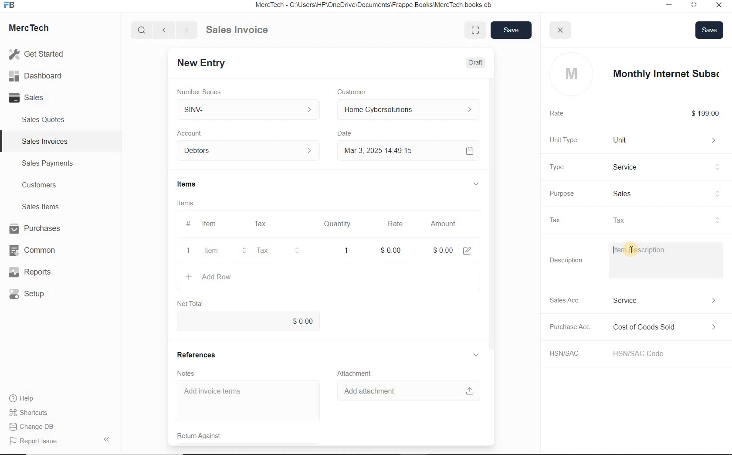  Describe the element at coordinates (555, 114) in the screenshot. I see `Rate` at that location.